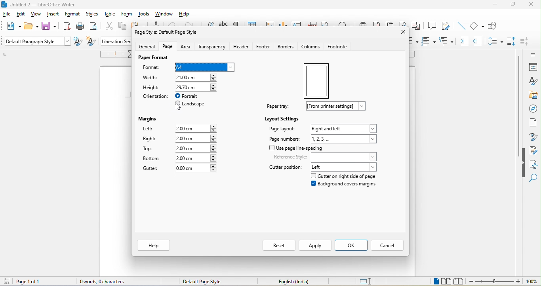 This screenshot has width=541, height=286. I want to click on paper tray, so click(279, 106).